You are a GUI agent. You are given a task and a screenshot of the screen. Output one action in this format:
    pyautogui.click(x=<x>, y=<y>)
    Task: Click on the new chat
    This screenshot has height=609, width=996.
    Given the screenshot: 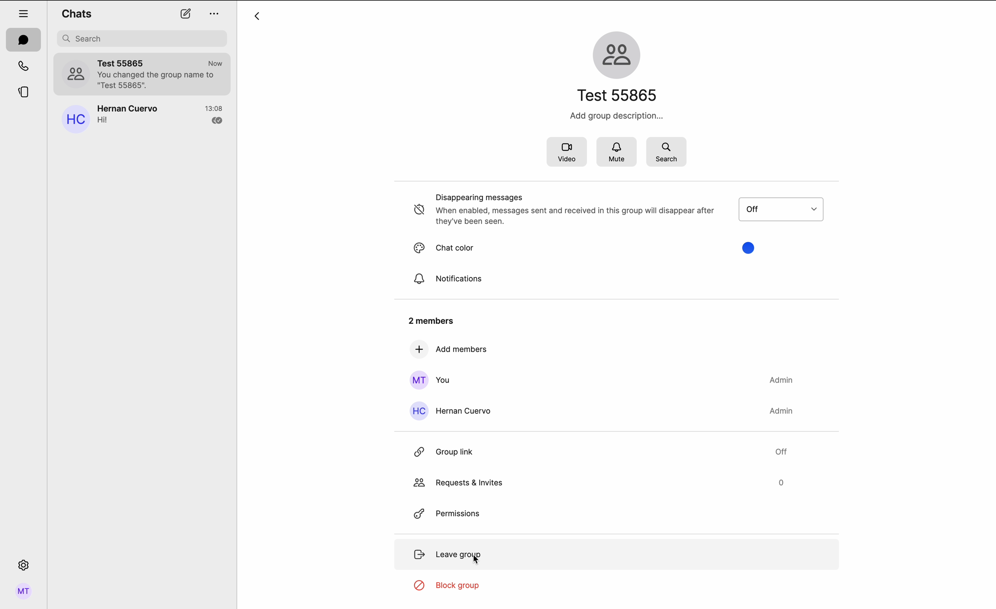 What is the action you would take?
    pyautogui.click(x=186, y=14)
    